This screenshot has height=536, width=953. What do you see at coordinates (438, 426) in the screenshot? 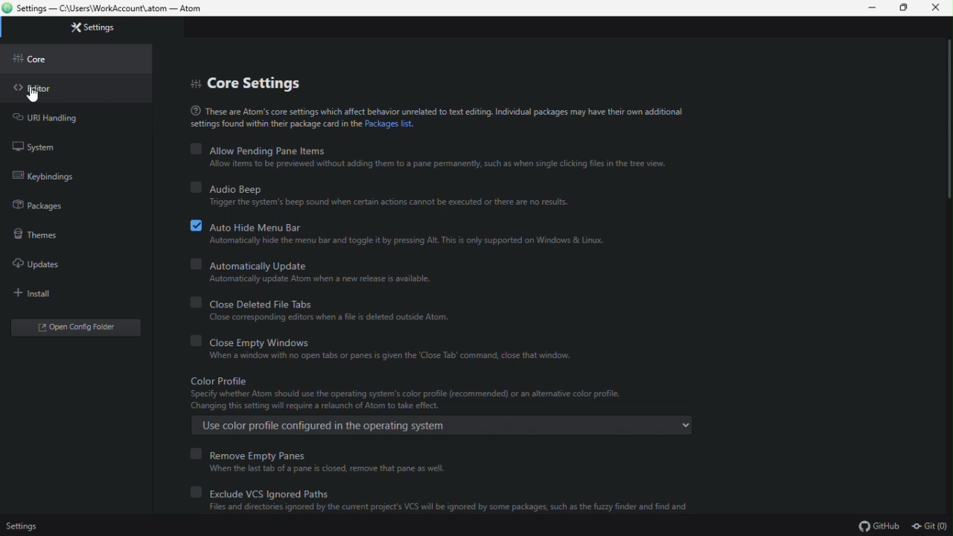
I see `Use color profile configured in the operating system ` at bounding box center [438, 426].